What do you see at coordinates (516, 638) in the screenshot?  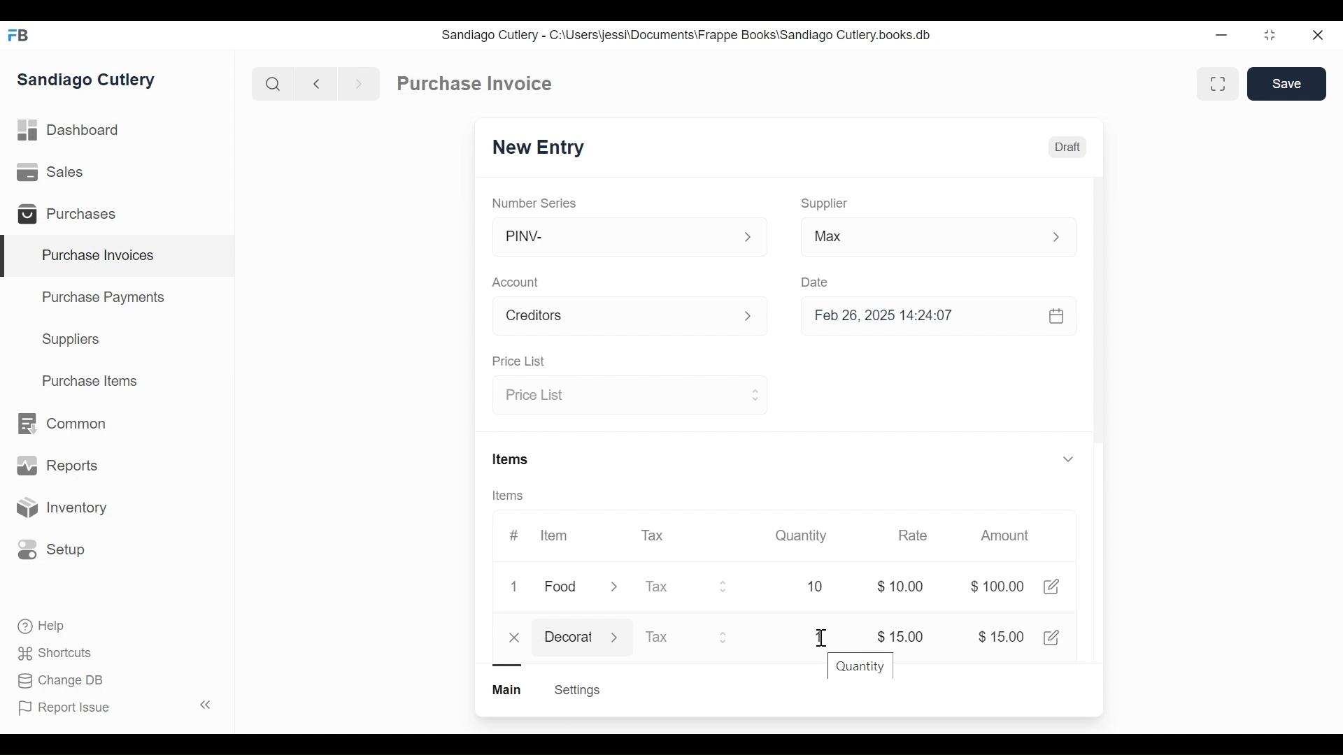 I see `close` at bounding box center [516, 638].